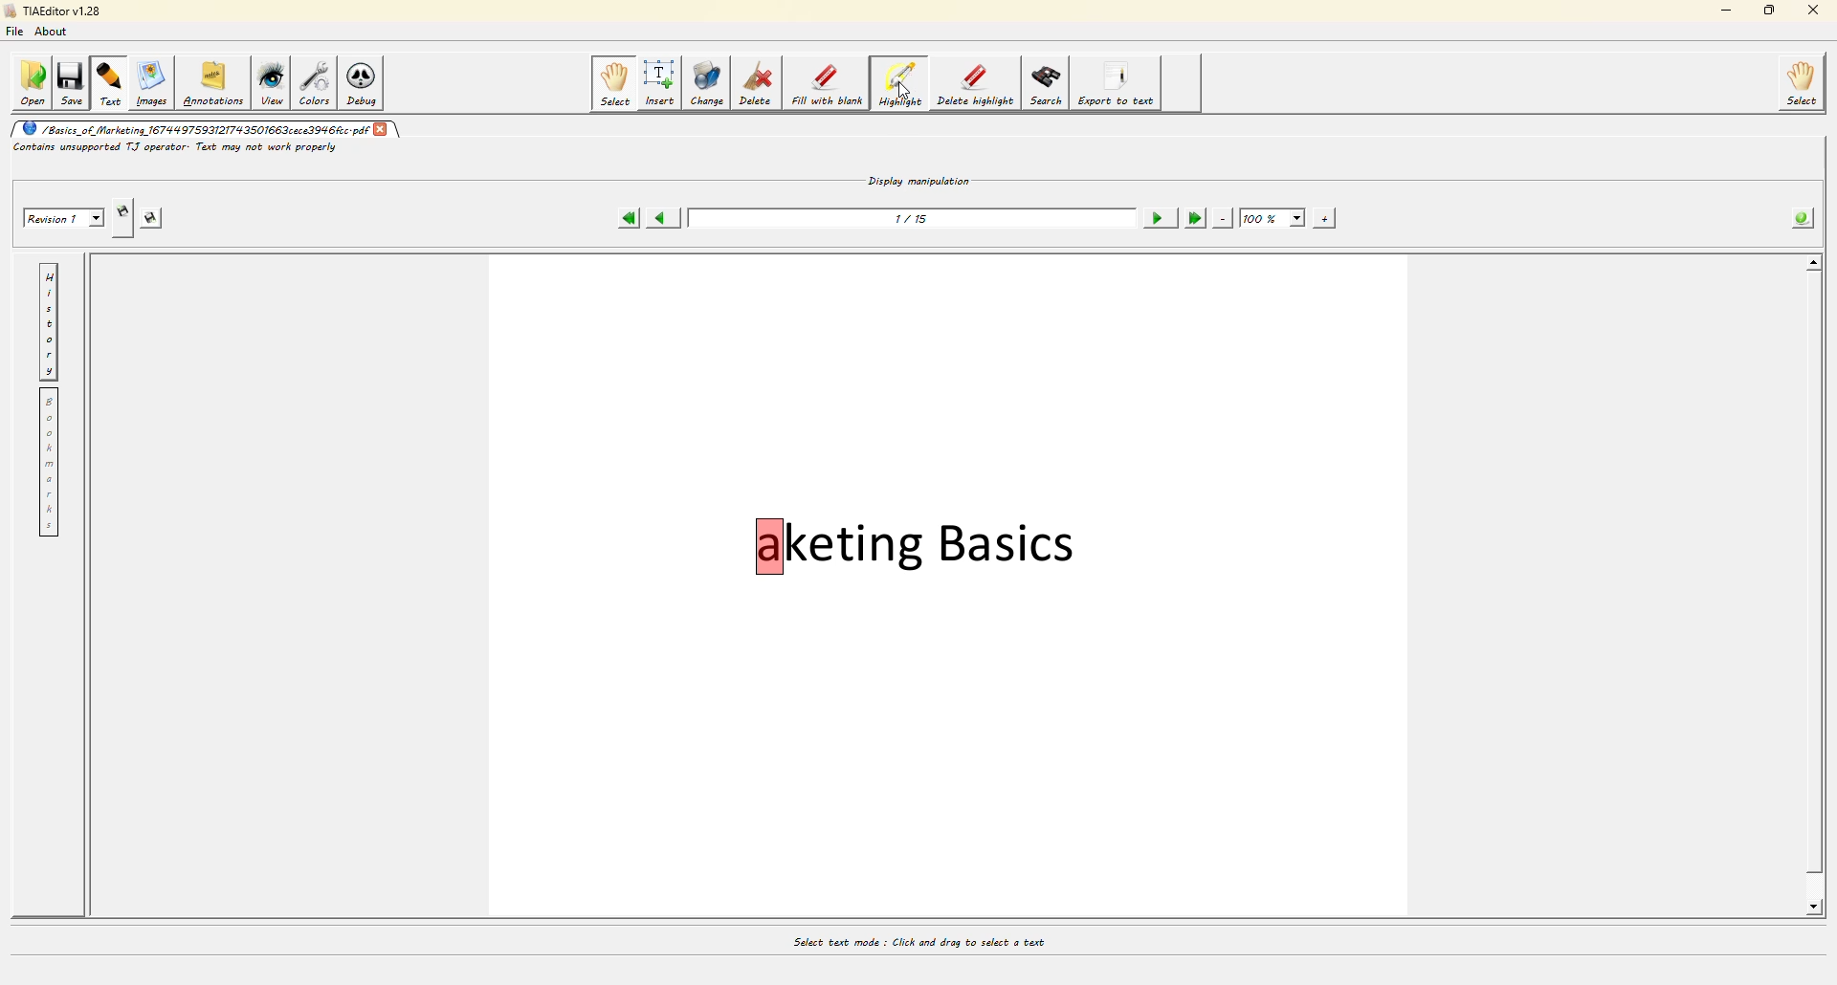 The width and height of the screenshot is (1837, 985). Describe the element at coordinates (156, 86) in the screenshot. I see `images` at that location.